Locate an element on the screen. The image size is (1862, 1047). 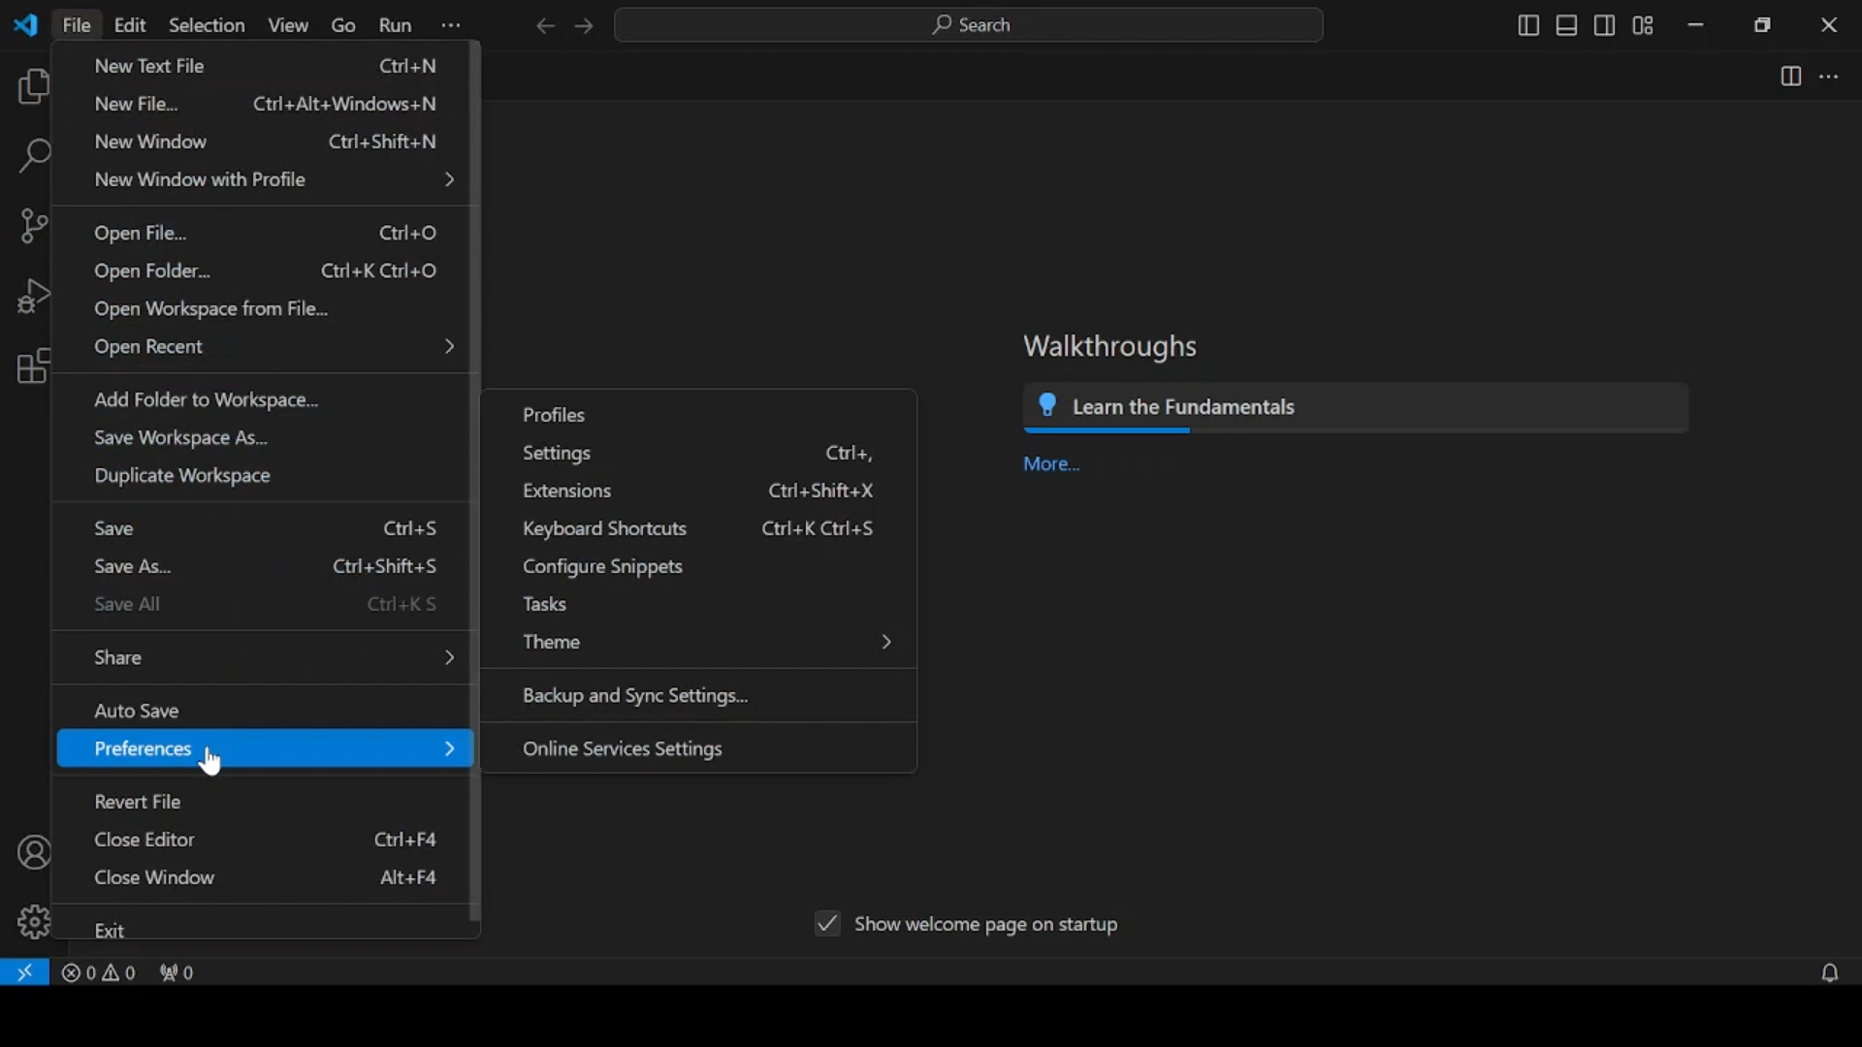
edit is located at coordinates (129, 24).